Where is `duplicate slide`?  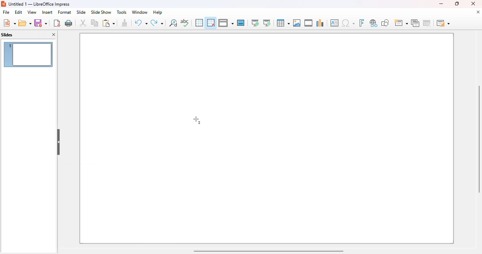 duplicate slide is located at coordinates (415, 23).